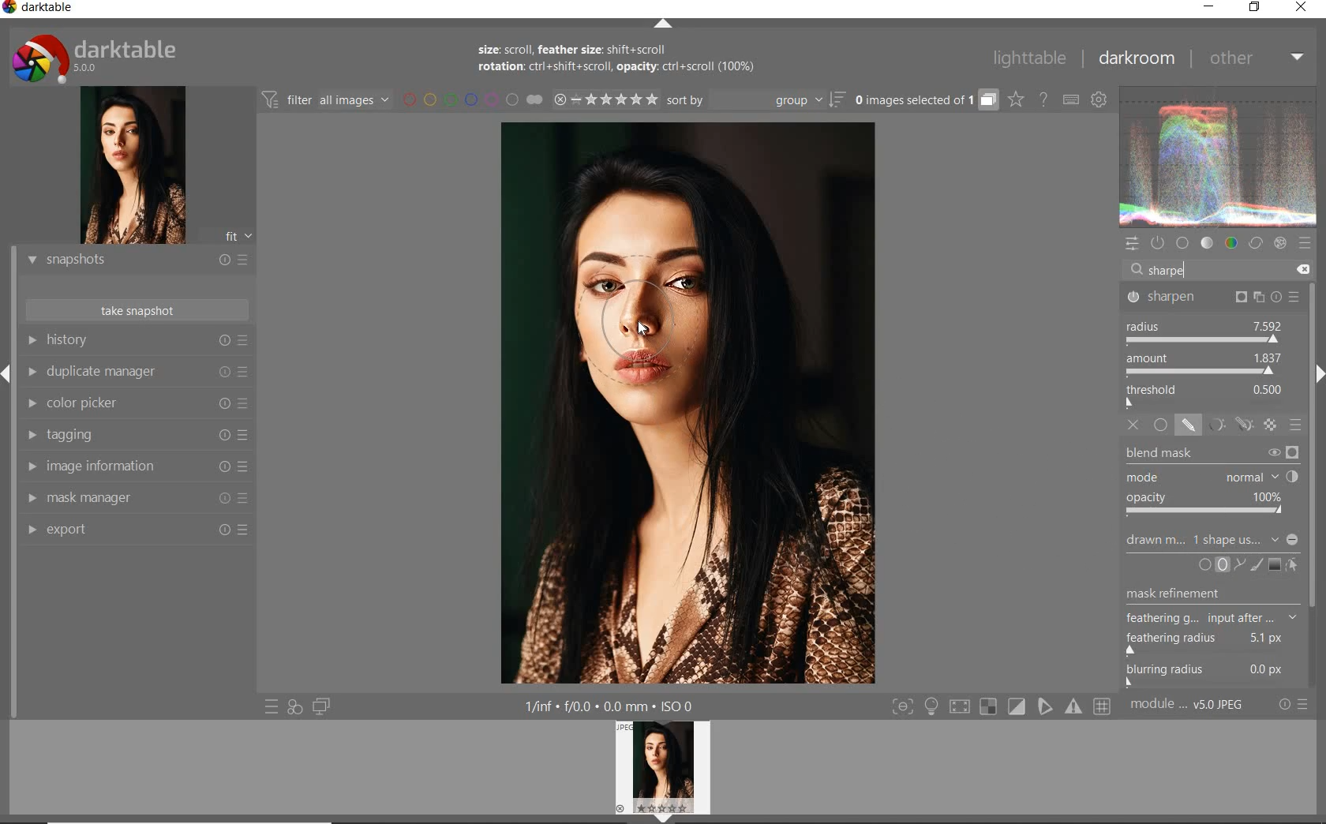 This screenshot has height=824, width=1326. Describe the element at coordinates (472, 99) in the screenshot. I see `filter by image color` at that location.